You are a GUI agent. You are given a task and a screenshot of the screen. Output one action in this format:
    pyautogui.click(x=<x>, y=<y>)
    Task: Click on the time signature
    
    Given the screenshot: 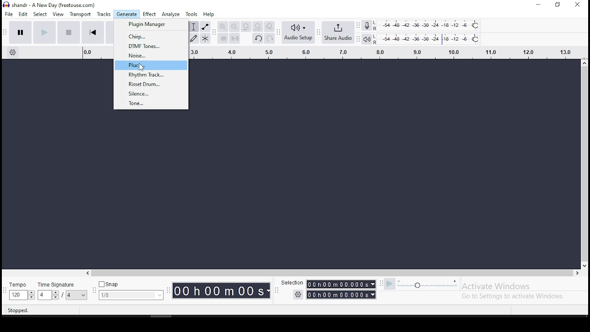 What is the action you would take?
    pyautogui.click(x=131, y=290)
    